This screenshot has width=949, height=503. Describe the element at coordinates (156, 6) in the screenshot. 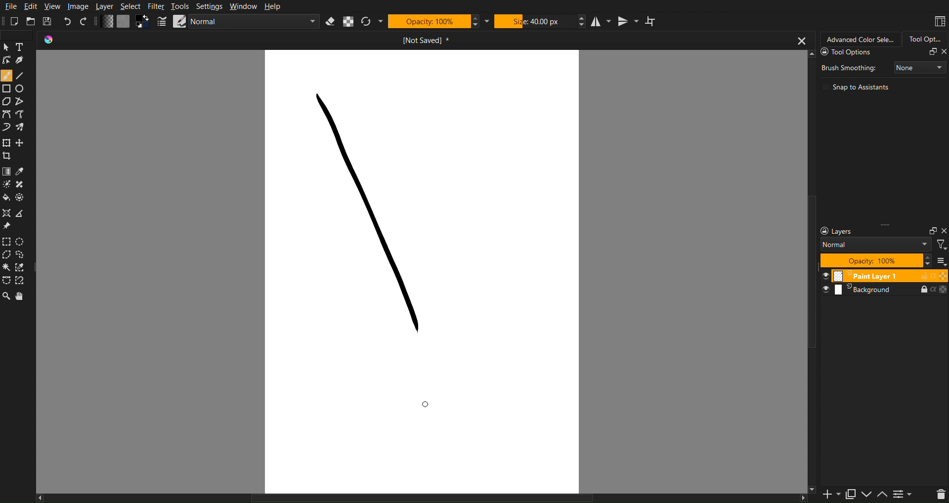

I see `Filter` at that location.